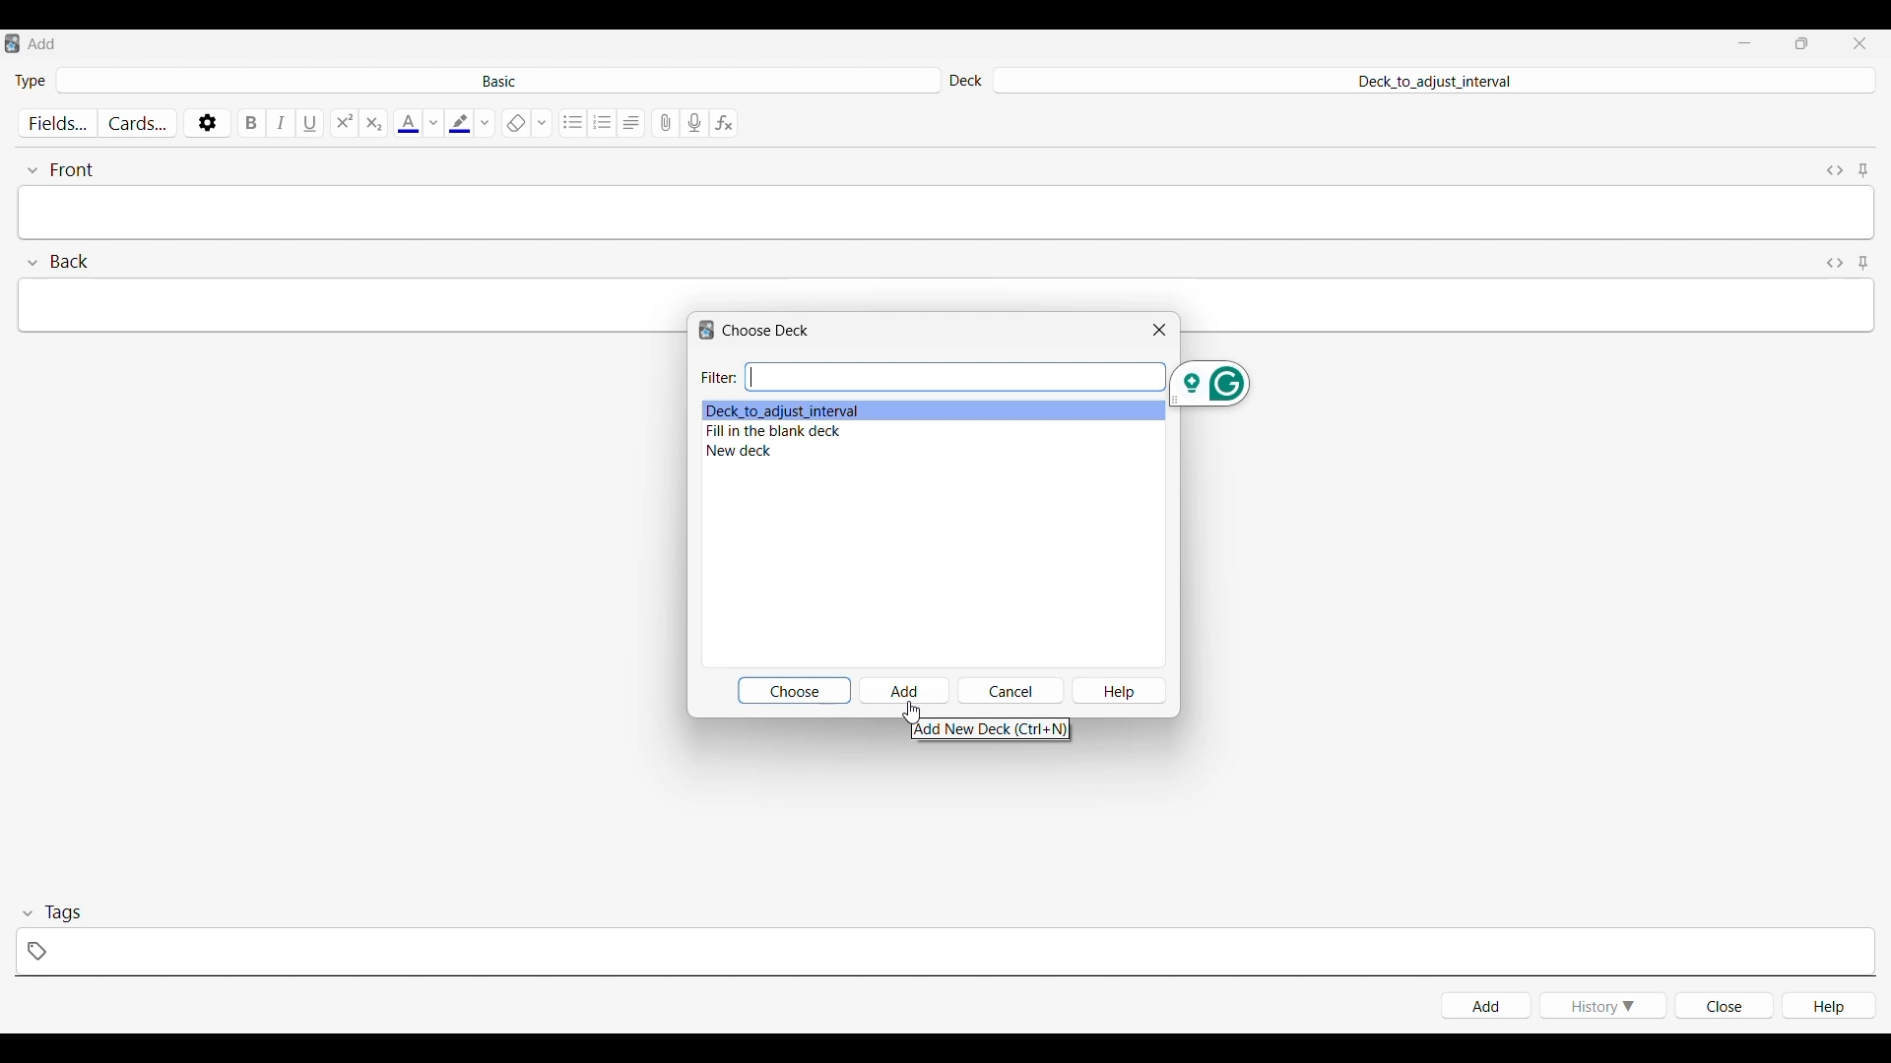 This screenshot has height=1063, width=1891. What do you see at coordinates (946, 213) in the screenshot?
I see `Type in text` at bounding box center [946, 213].